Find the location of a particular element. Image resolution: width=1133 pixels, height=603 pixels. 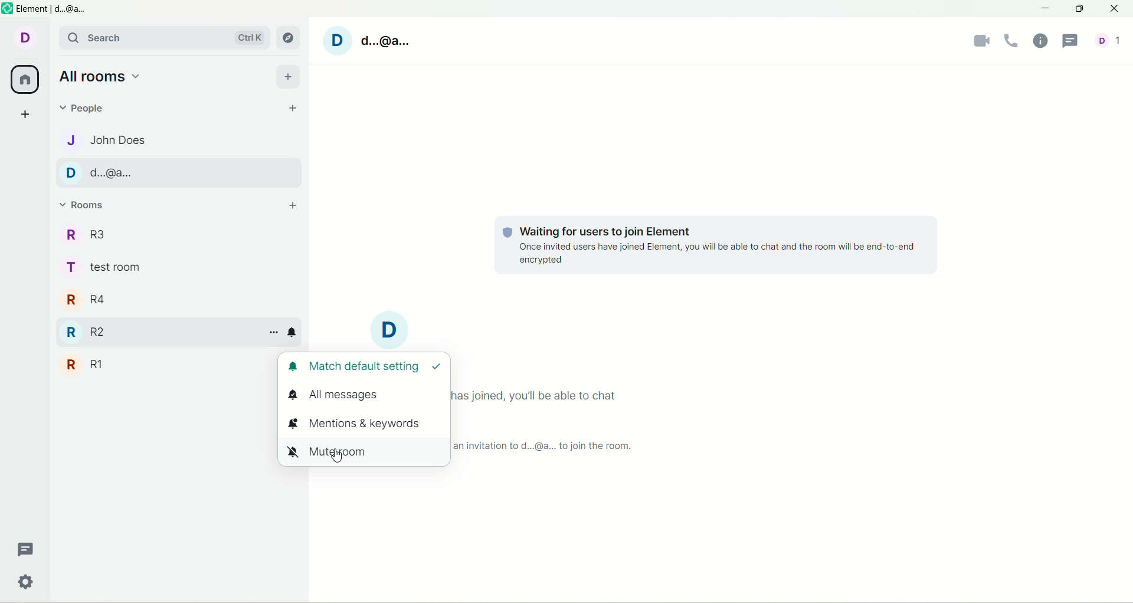

text is located at coordinates (709, 246).